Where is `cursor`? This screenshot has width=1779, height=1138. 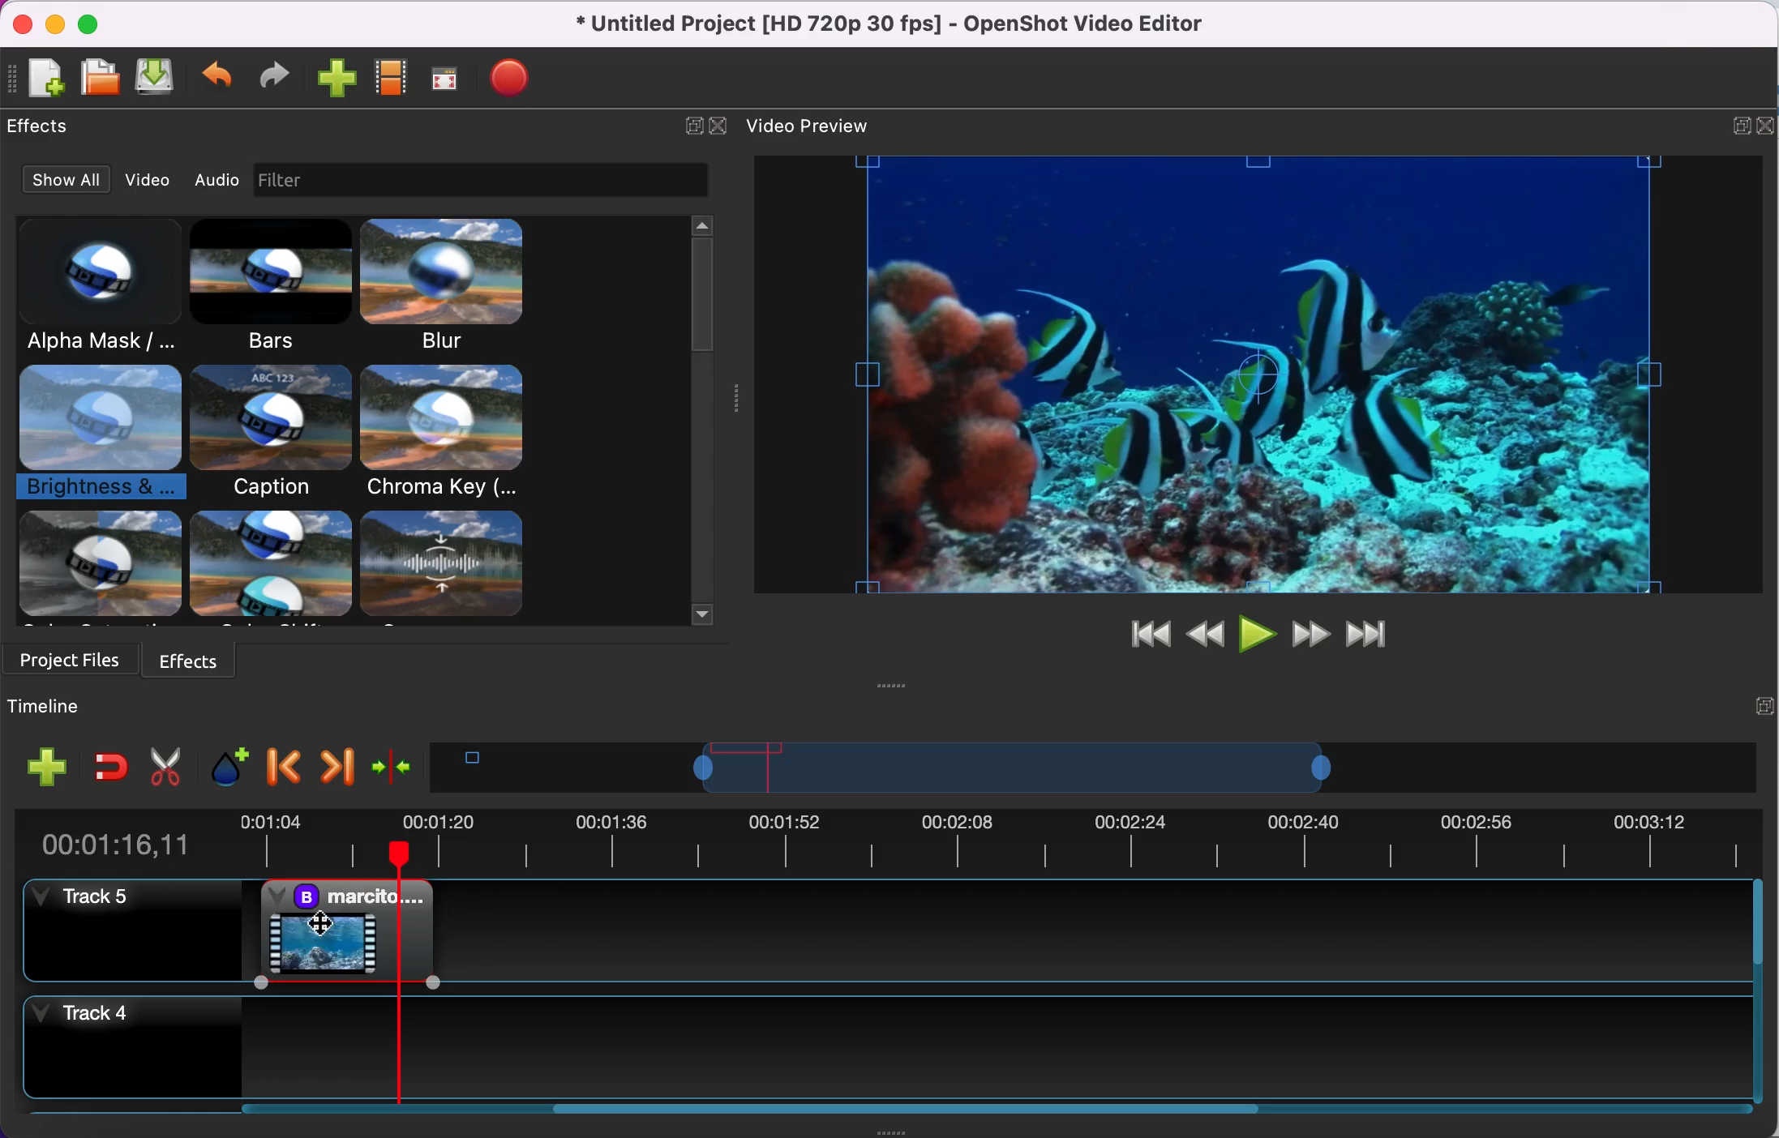 cursor is located at coordinates (321, 924).